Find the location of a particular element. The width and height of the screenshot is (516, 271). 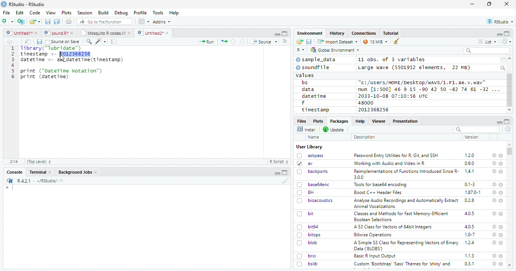

Session is located at coordinates (84, 13).